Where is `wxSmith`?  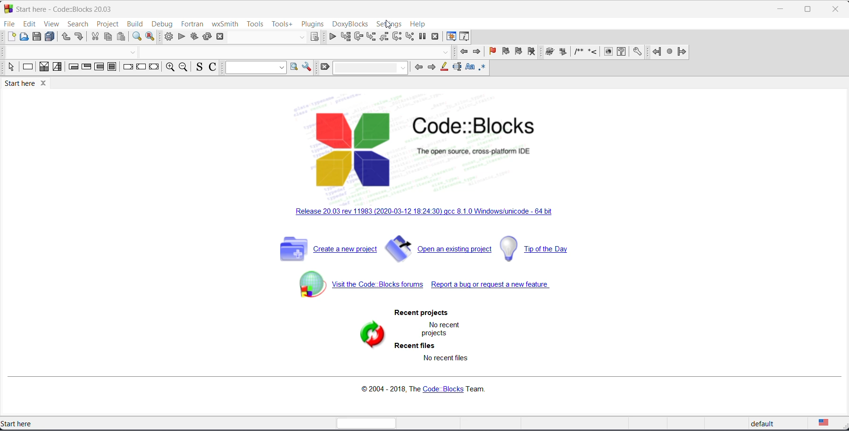 wxSmith is located at coordinates (225, 24).